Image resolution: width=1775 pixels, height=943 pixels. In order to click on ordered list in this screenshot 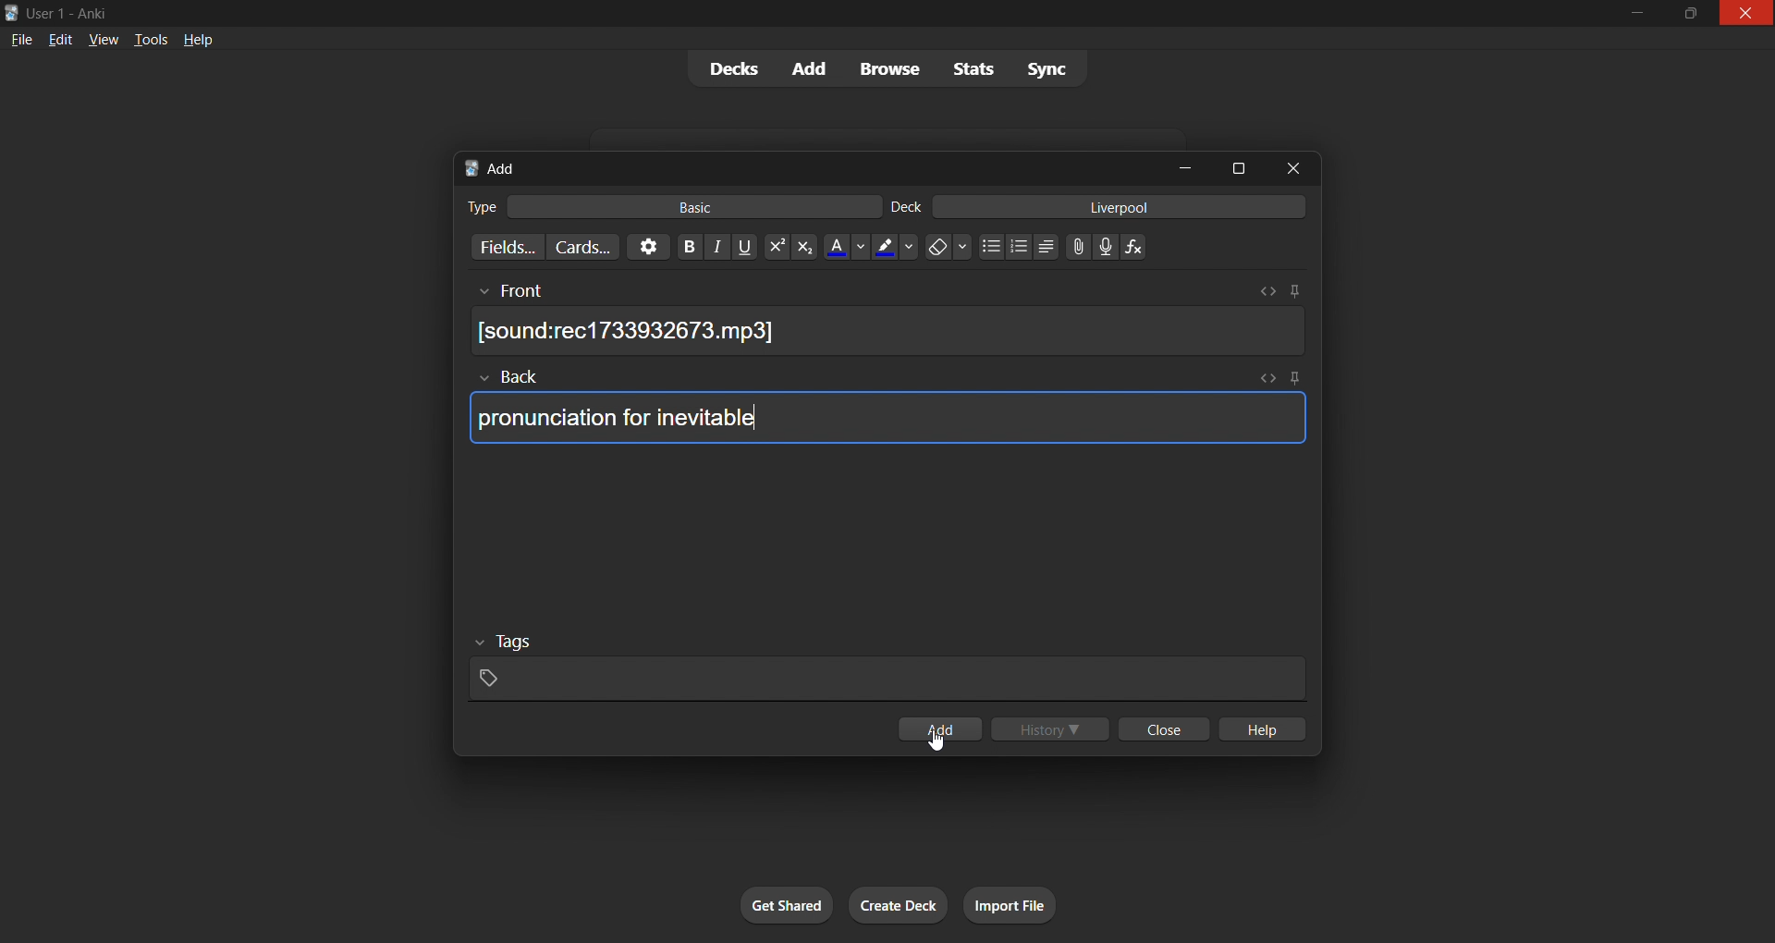, I will do `click(1019, 249)`.